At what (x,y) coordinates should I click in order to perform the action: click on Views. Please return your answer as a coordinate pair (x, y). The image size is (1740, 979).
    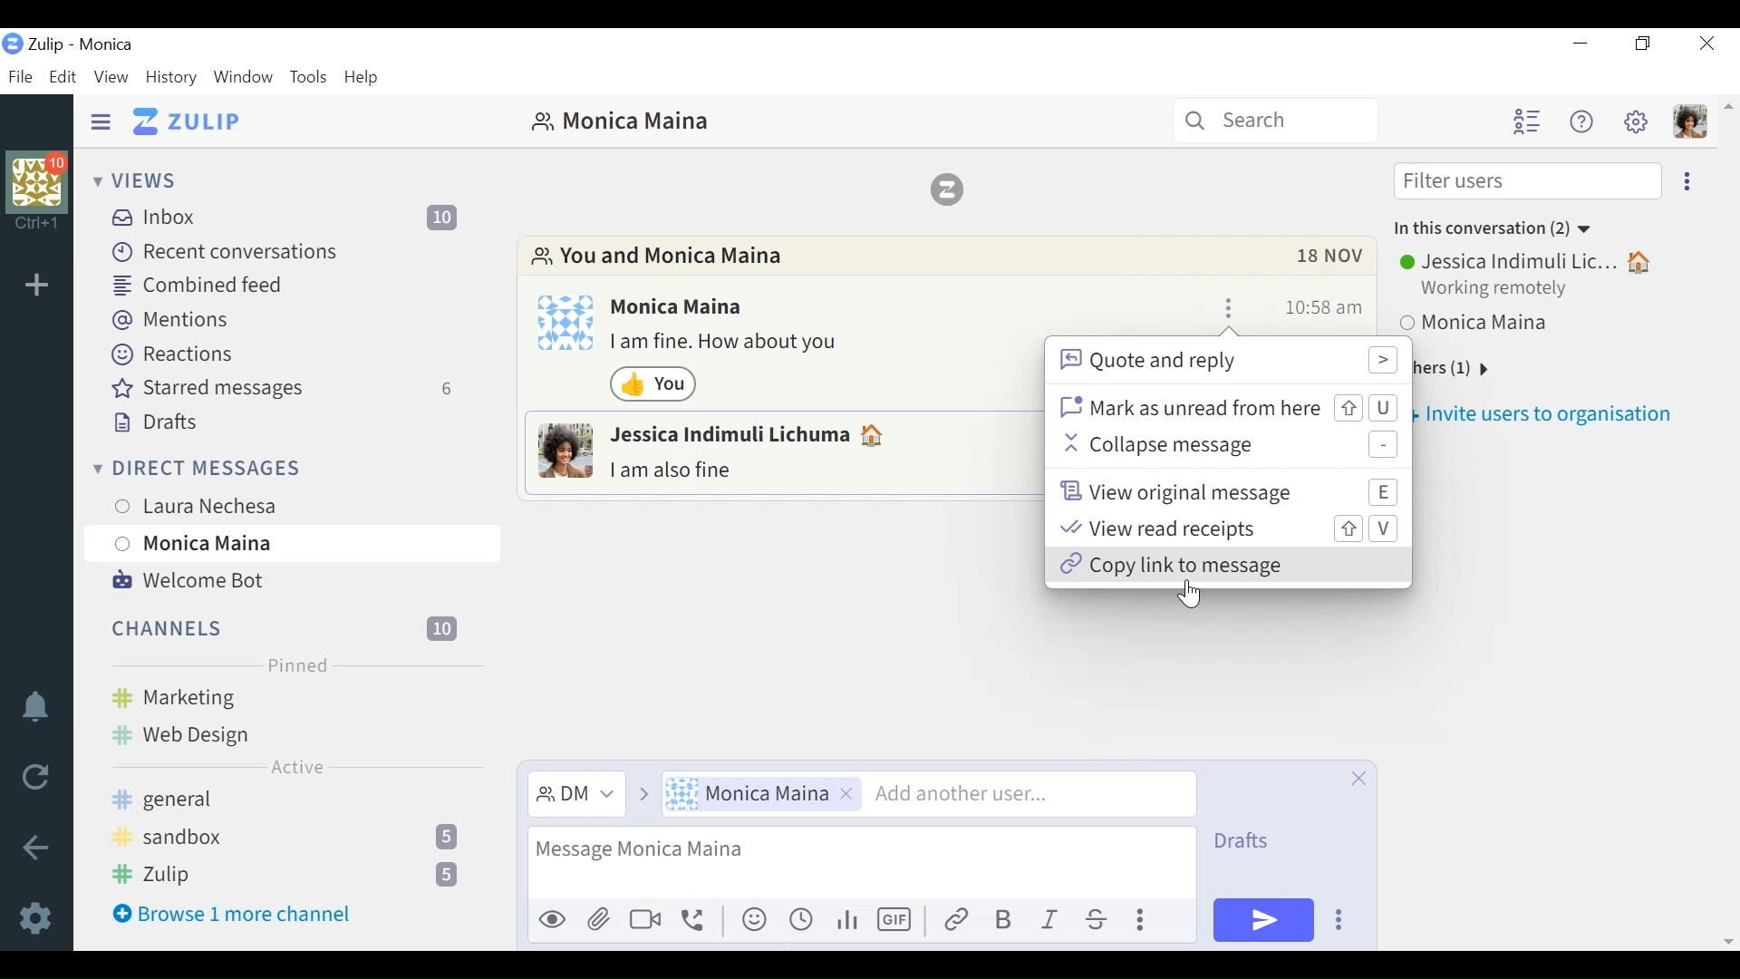
    Looking at the image, I should click on (139, 181).